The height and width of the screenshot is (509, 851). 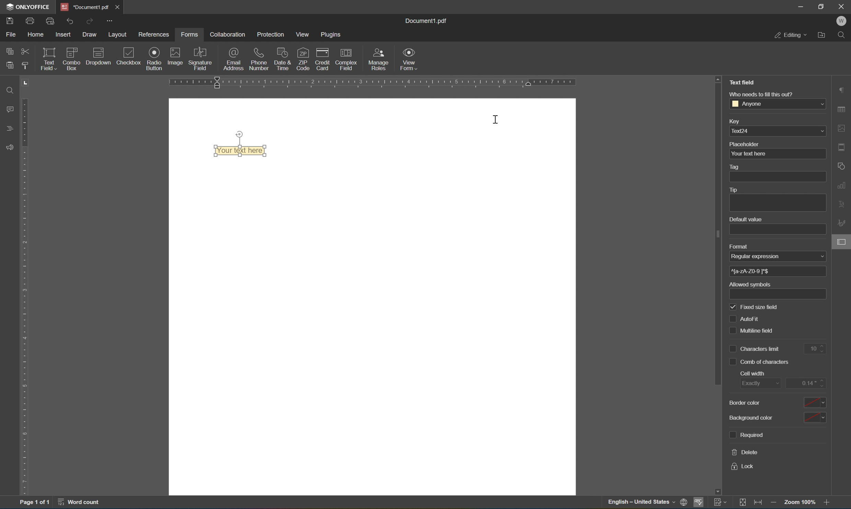 I want to click on select border color, so click(x=813, y=402).